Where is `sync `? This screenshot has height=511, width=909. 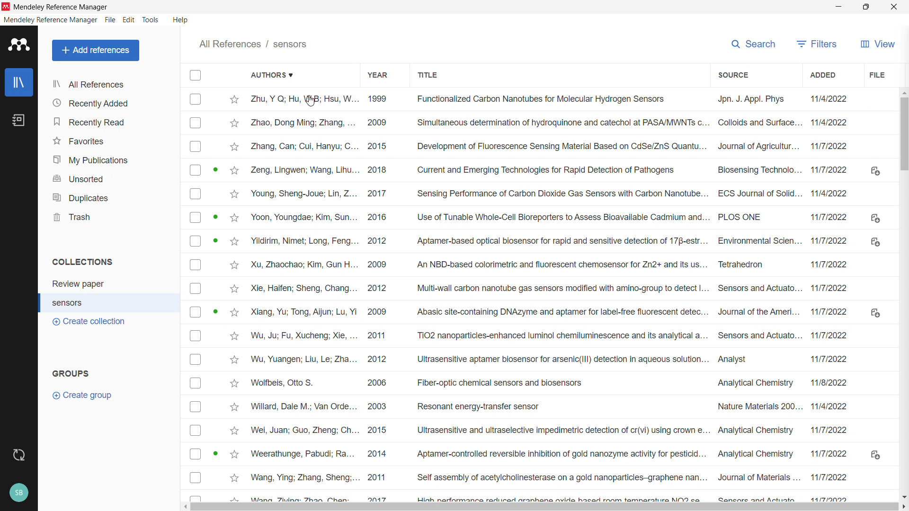
sync  is located at coordinates (19, 455).